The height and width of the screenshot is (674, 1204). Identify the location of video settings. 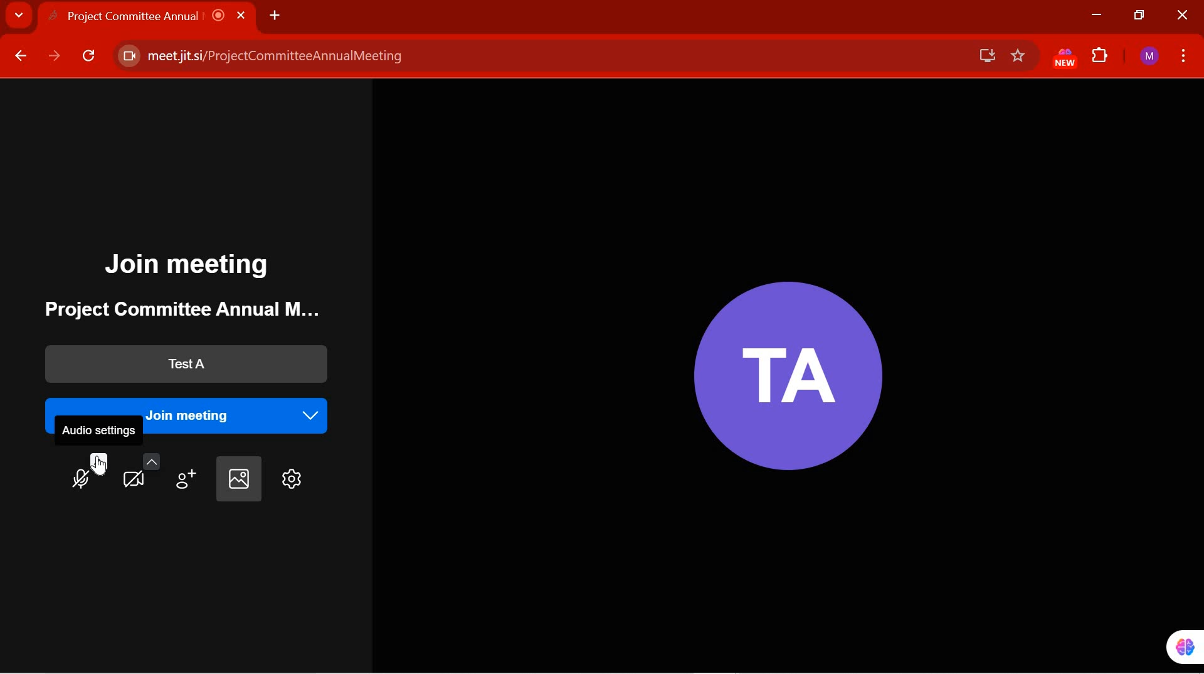
(142, 471).